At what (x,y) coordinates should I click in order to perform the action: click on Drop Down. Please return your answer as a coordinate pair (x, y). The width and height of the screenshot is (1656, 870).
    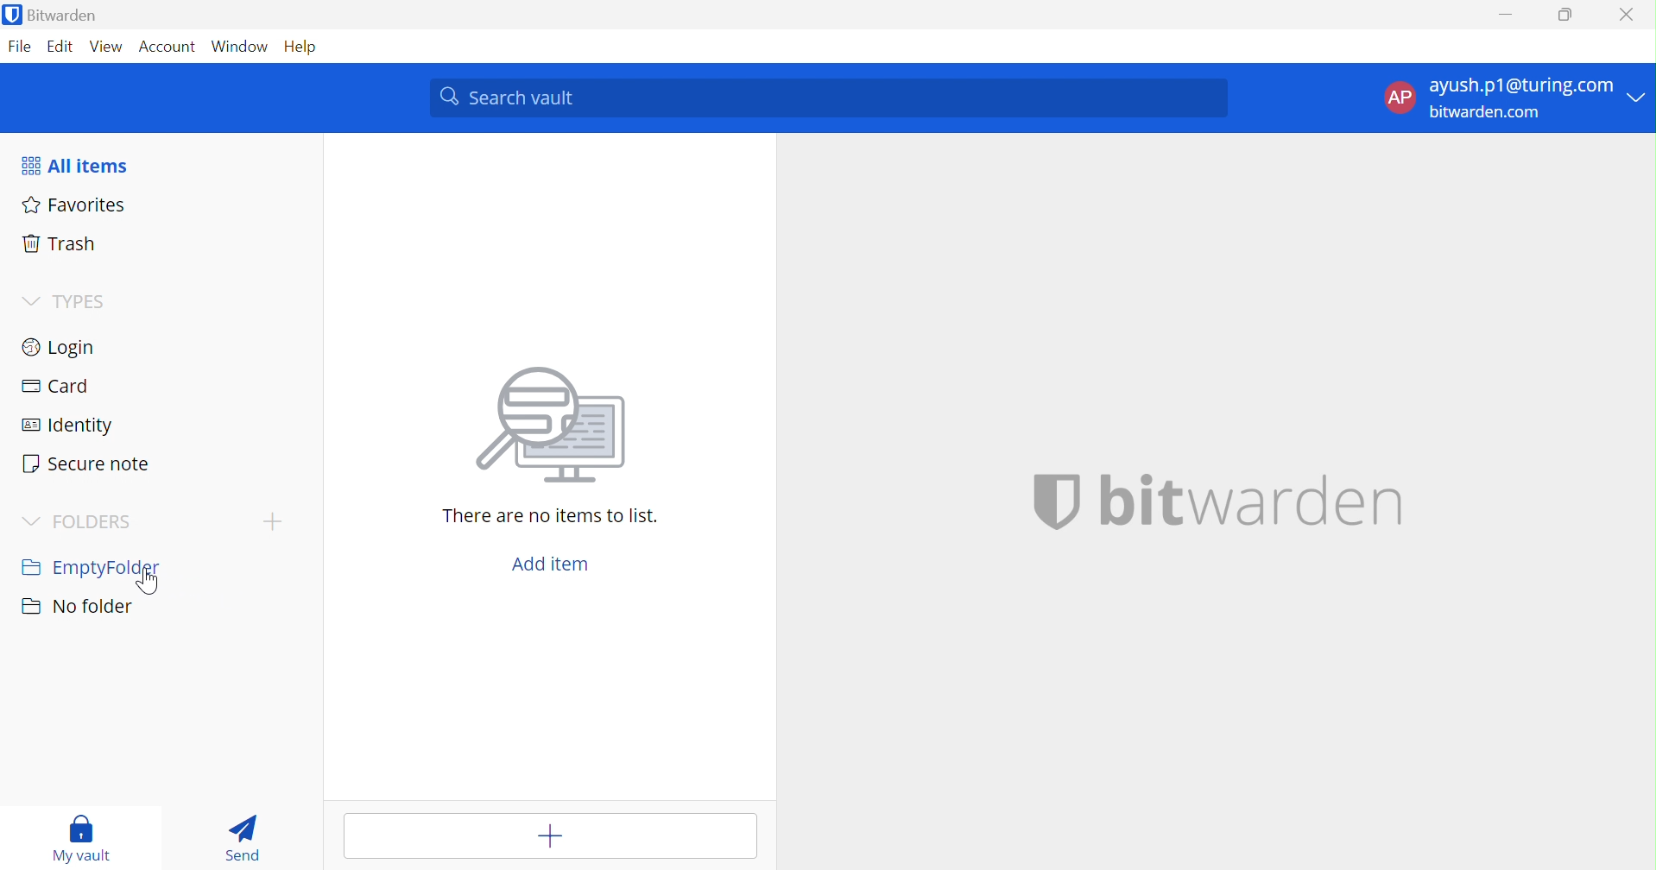
    Looking at the image, I should click on (33, 523).